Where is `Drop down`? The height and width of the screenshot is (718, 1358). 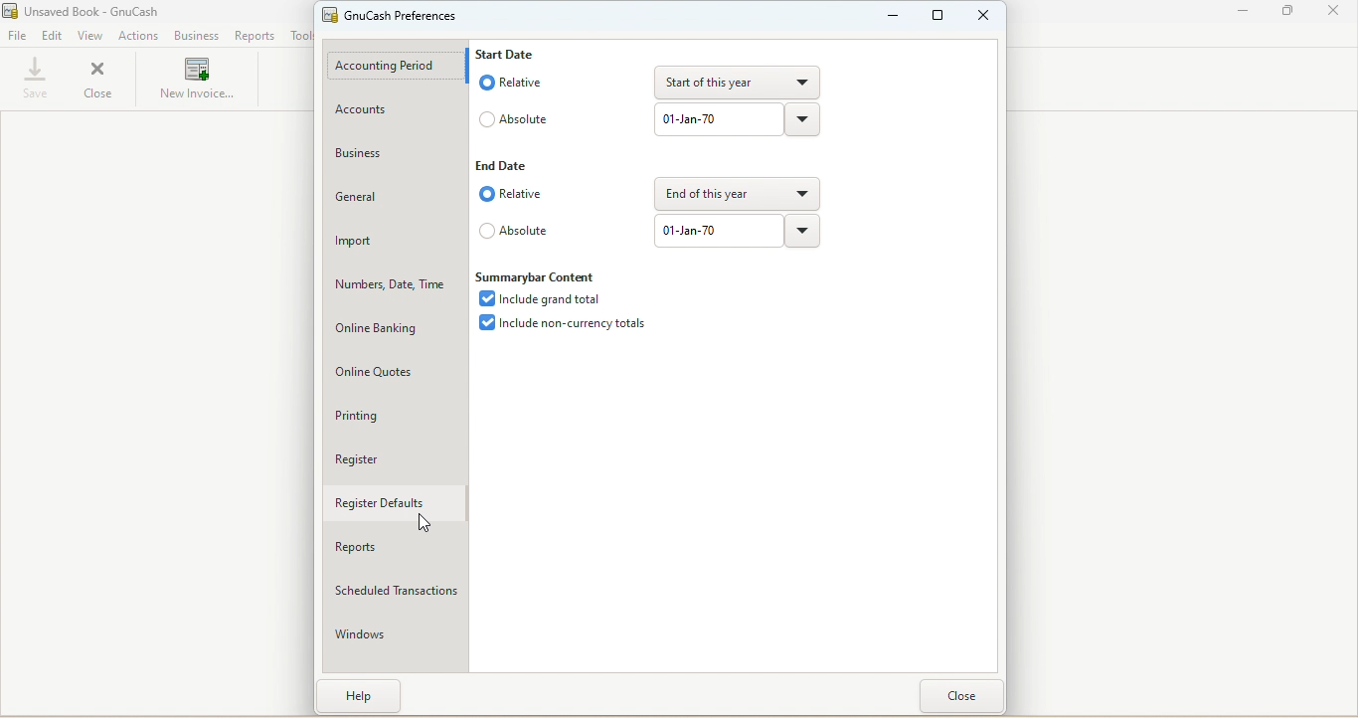
Drop down is located at coordinates (804, 121).